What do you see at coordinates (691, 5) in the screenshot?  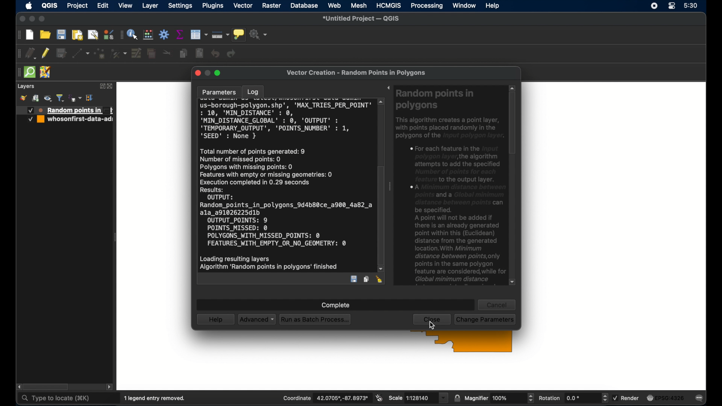 I see `time` at bounding box center [691, 5].